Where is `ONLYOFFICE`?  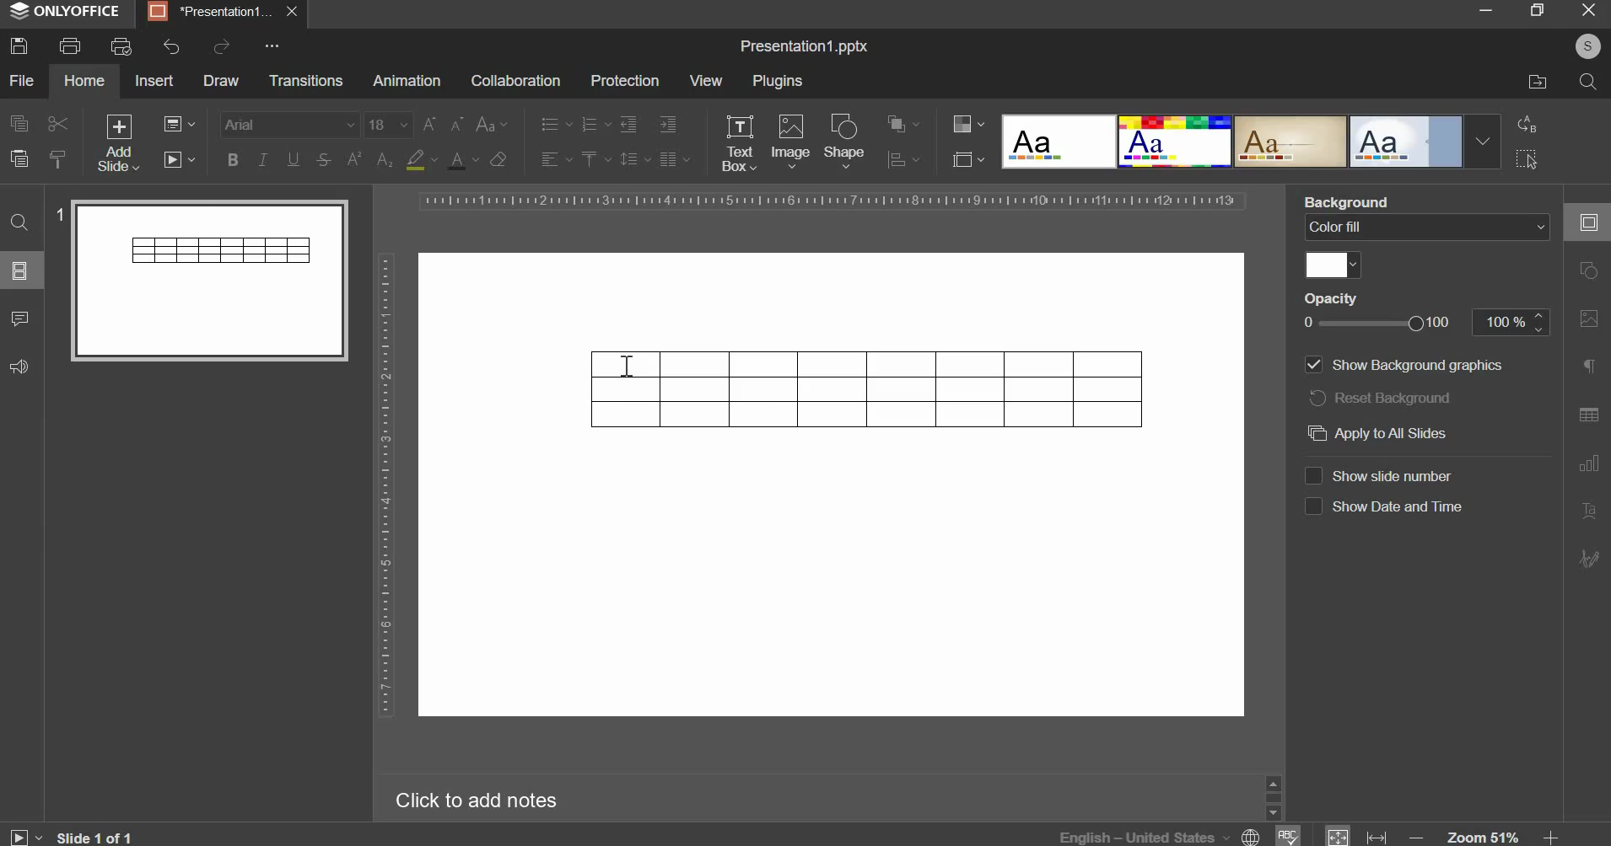 ONLYOFFICE is located at coordinates (65, 11).